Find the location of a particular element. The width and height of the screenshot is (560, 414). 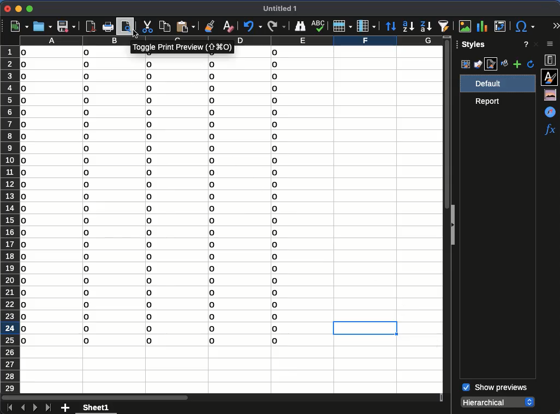

cell styles is located at coordinates (464, 64).